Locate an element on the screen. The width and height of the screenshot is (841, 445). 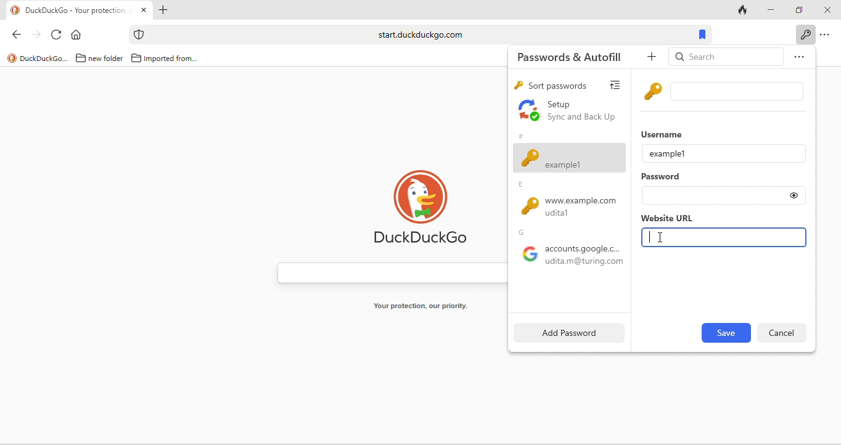
passwords and autofill is located at coordinates (577, 56).